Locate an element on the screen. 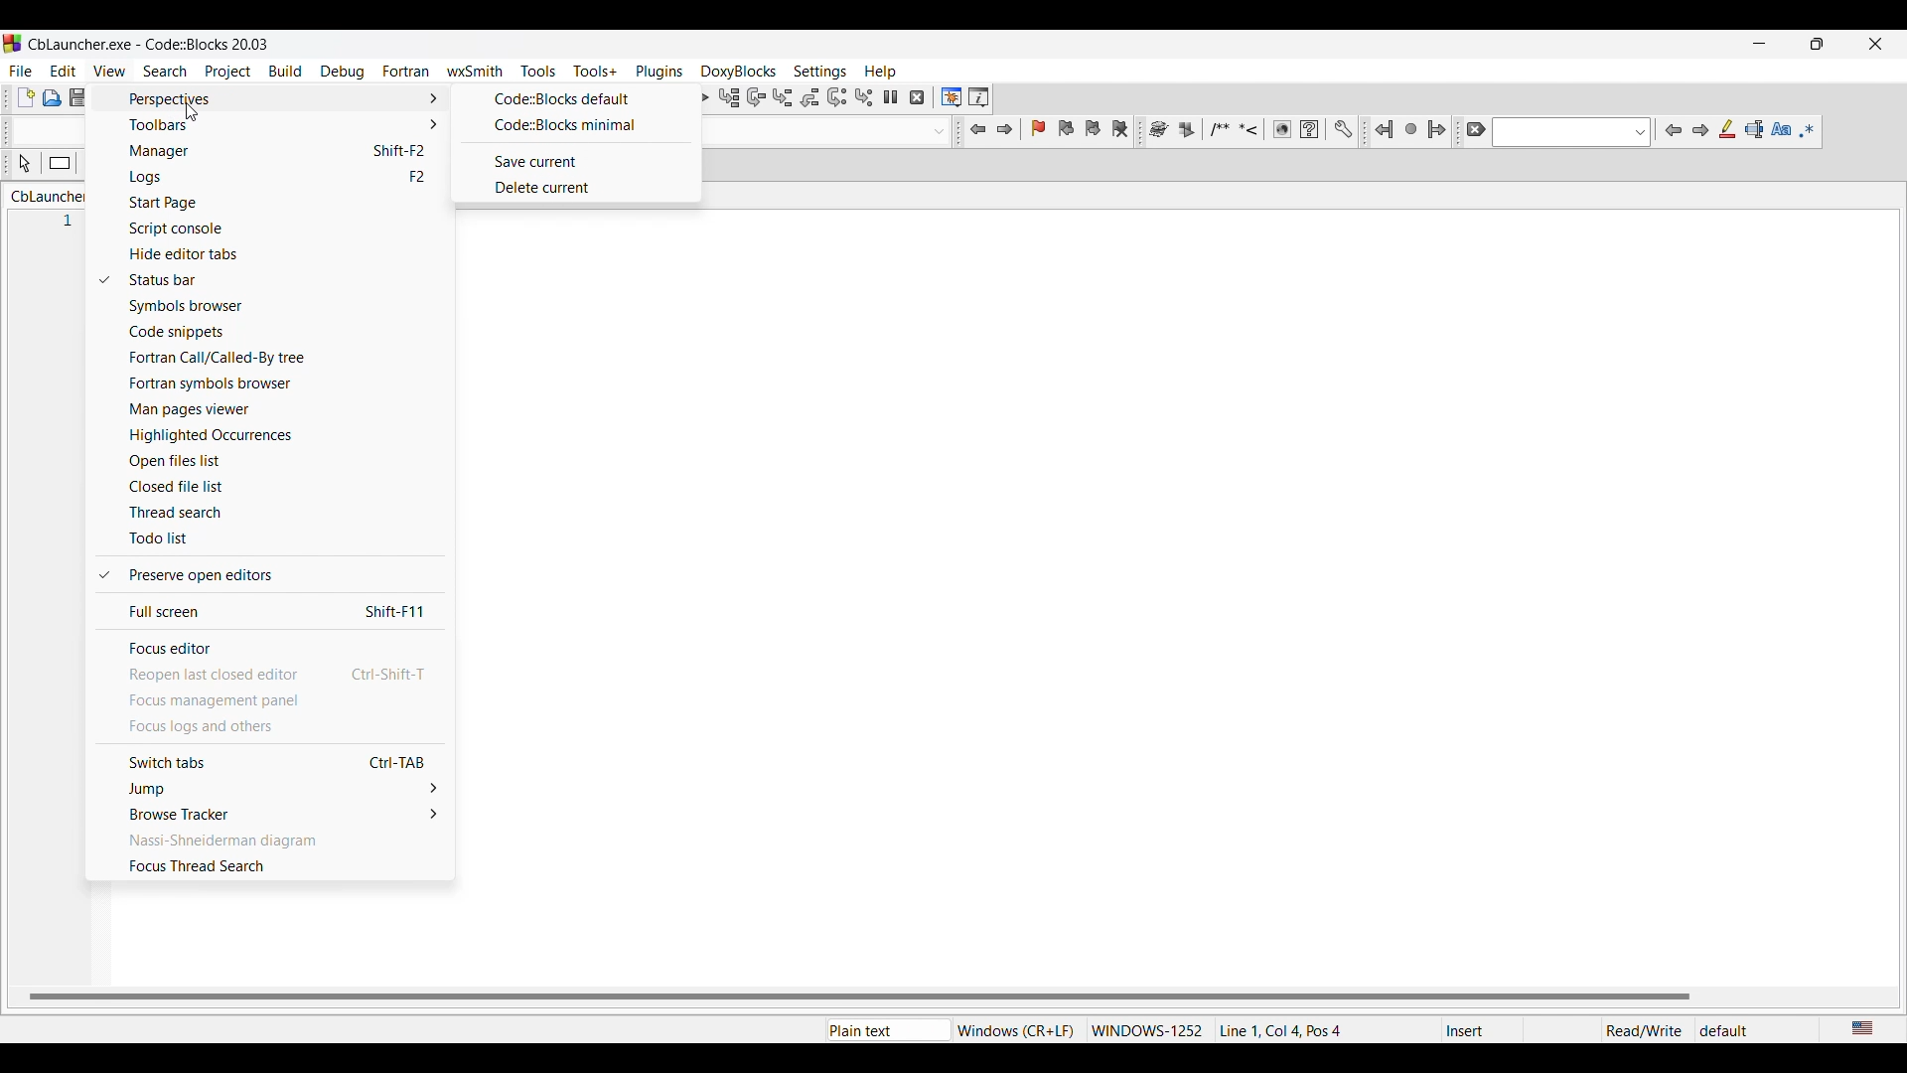 Image resolution: width=1907 pixels, height=1073 pixels. Toolbar options is located at coordinates (282, 124).